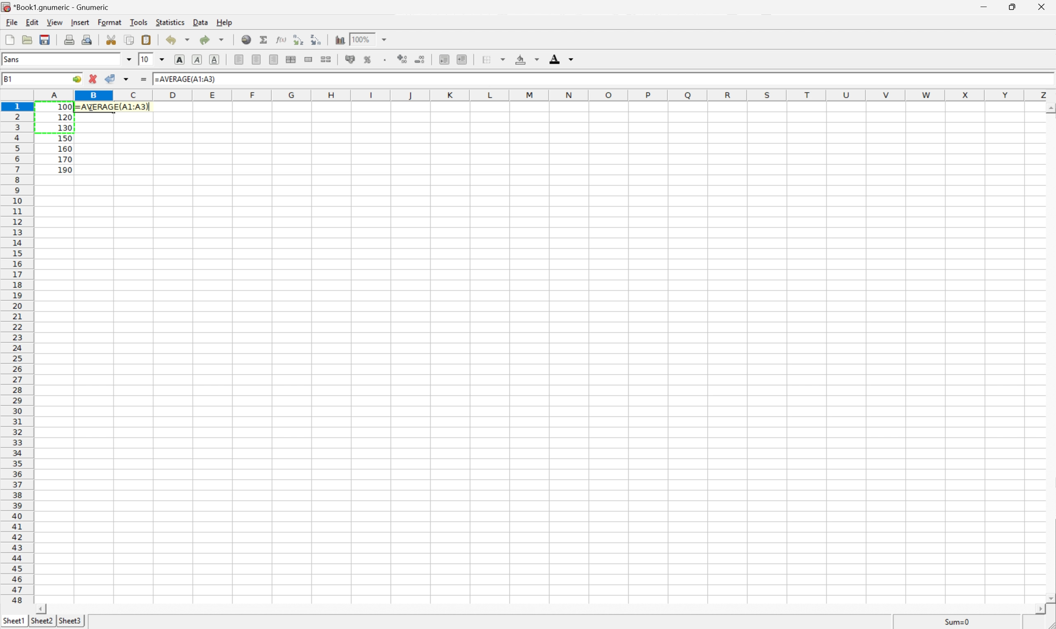 This screenshot has width=1056, height=629. I want to click on 100%, so click(363, 39).